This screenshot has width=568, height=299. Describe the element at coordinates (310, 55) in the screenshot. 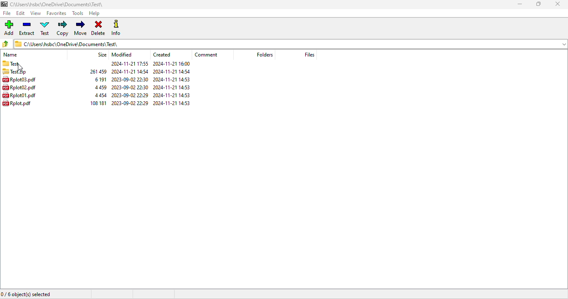

I see `files` at that location.